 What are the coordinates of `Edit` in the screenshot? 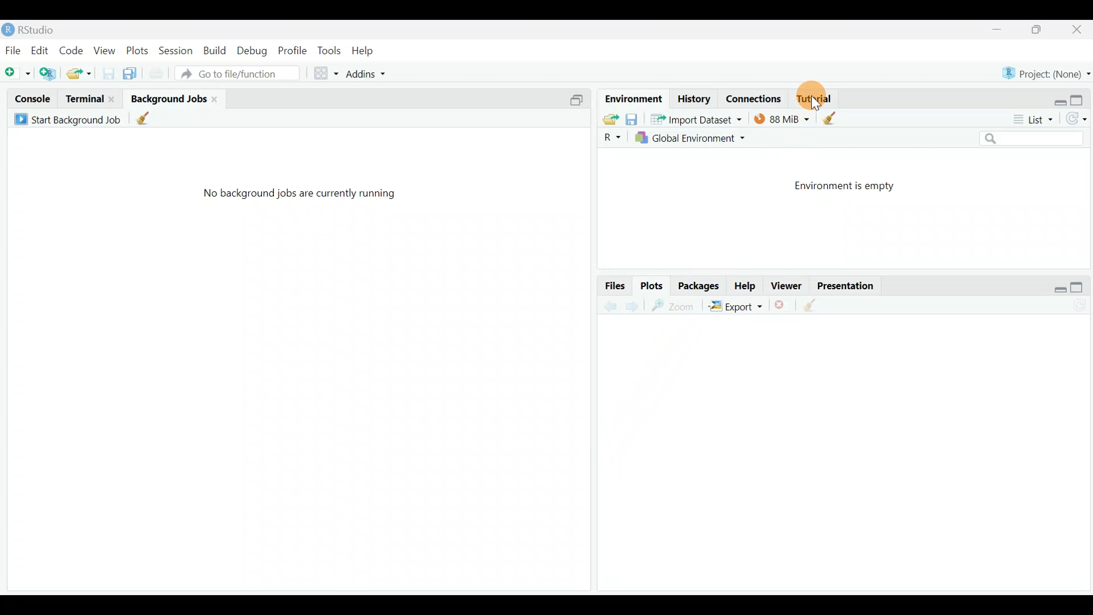 It's located at (40, 52).